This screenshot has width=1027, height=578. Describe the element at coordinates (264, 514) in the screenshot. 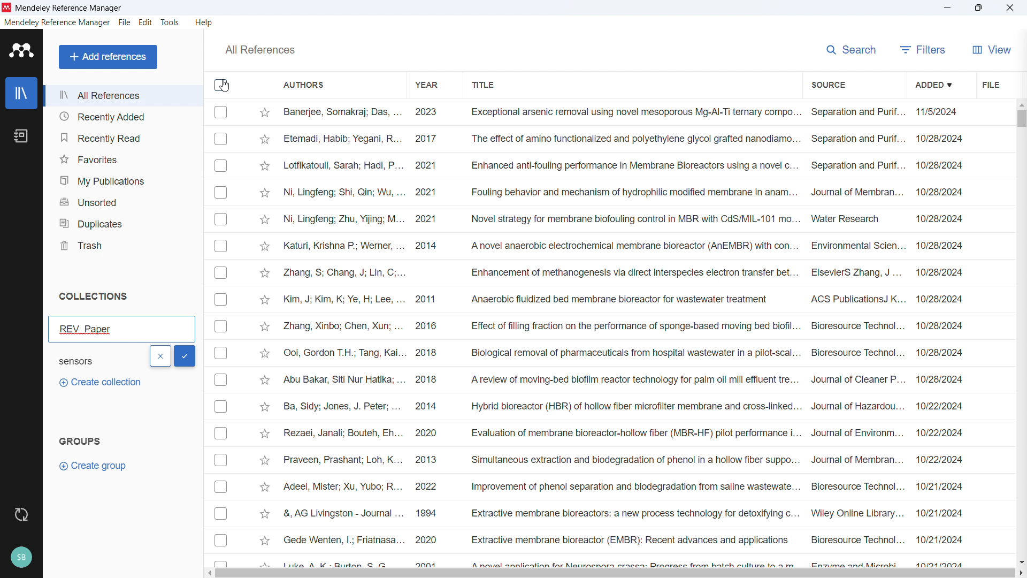

I see `Star mark respective publication` at that location.